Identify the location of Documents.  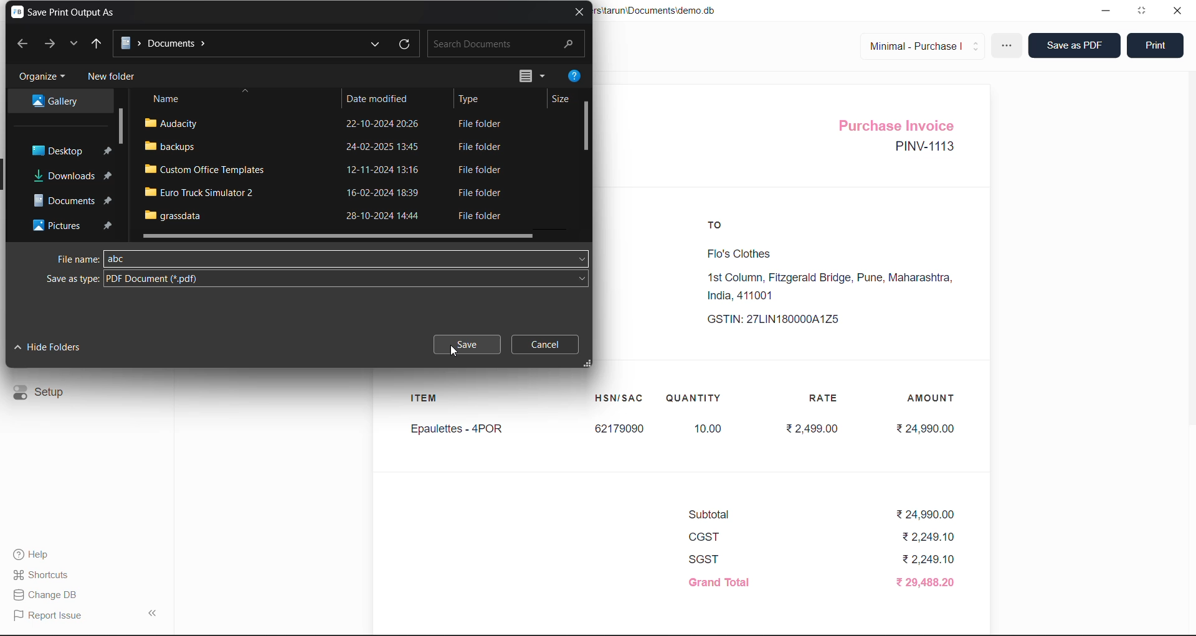
(73, 199).